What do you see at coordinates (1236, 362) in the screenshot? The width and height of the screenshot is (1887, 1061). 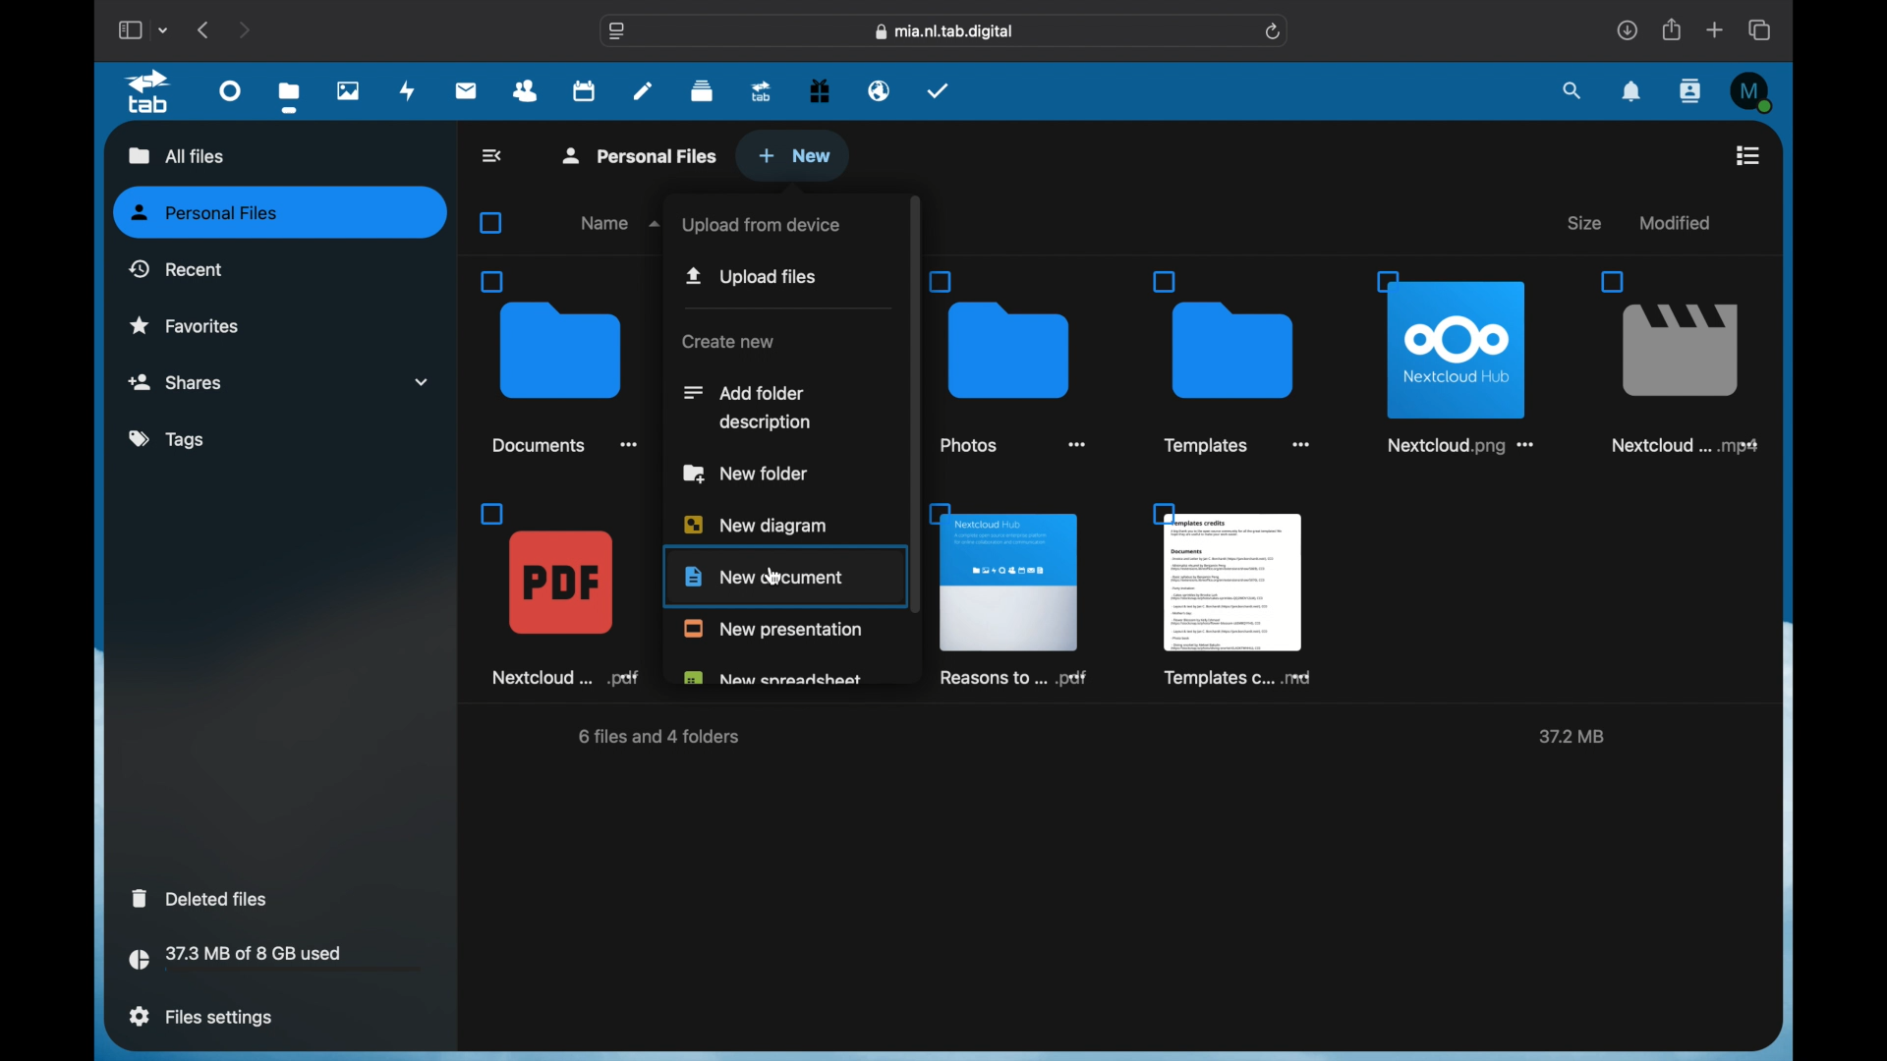 I see `folder` at bounding box center [1236, 362].